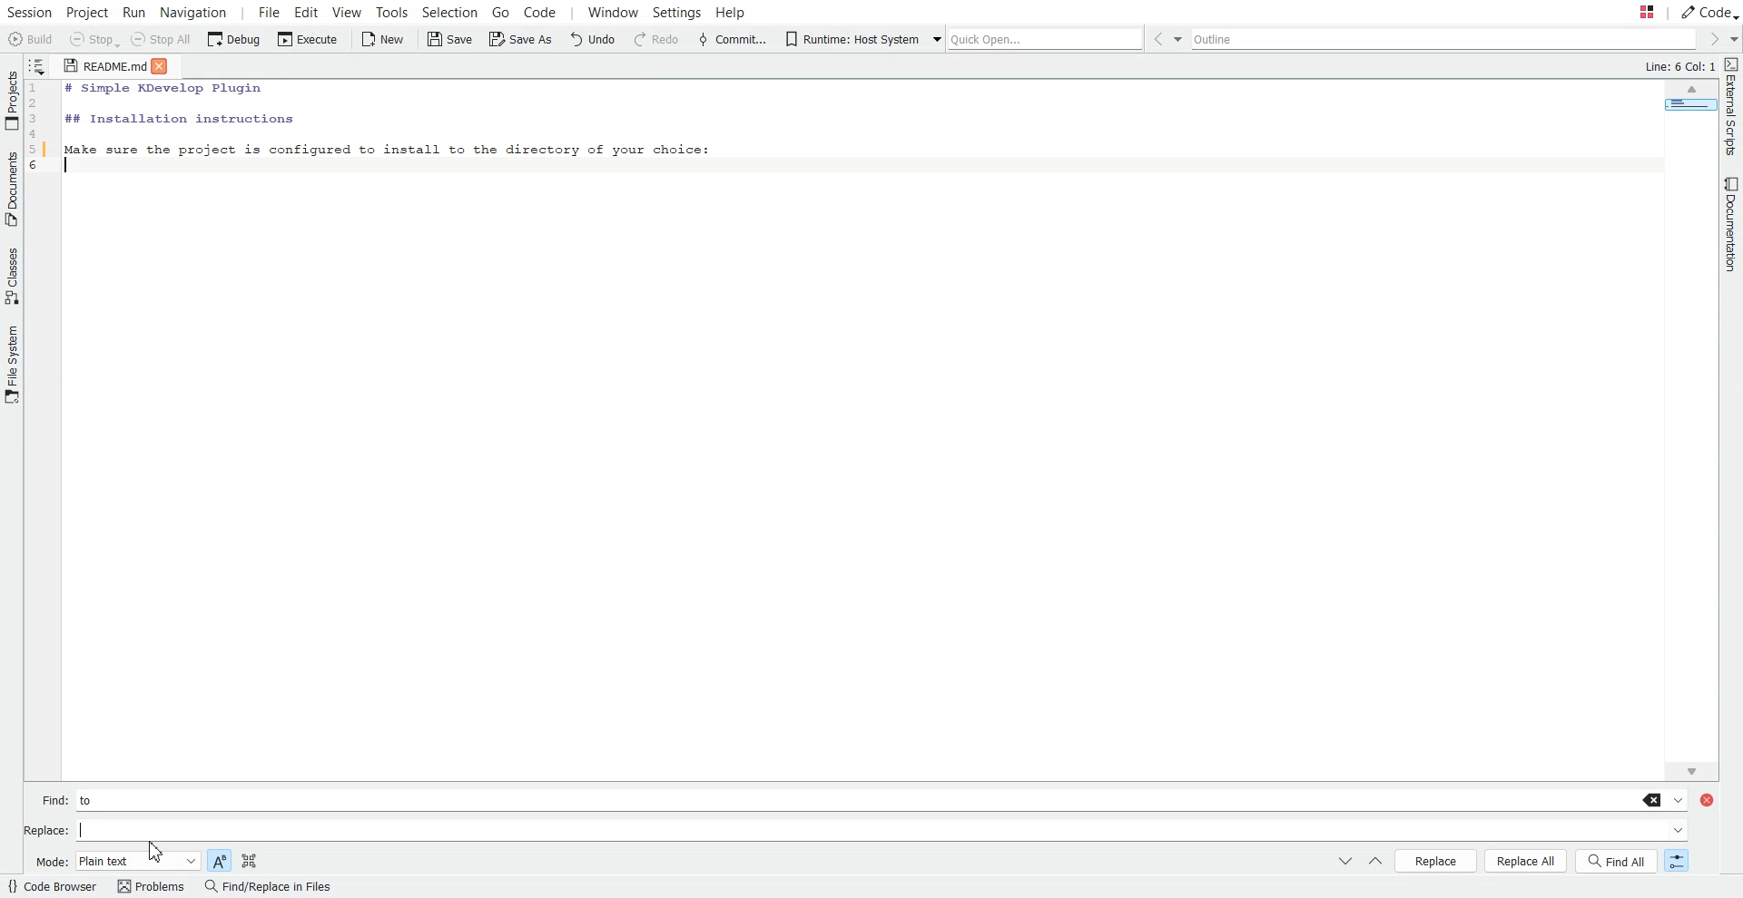 The width and height of the screenshot is (1743, 898). I want to click on Close, so click(166, 65).